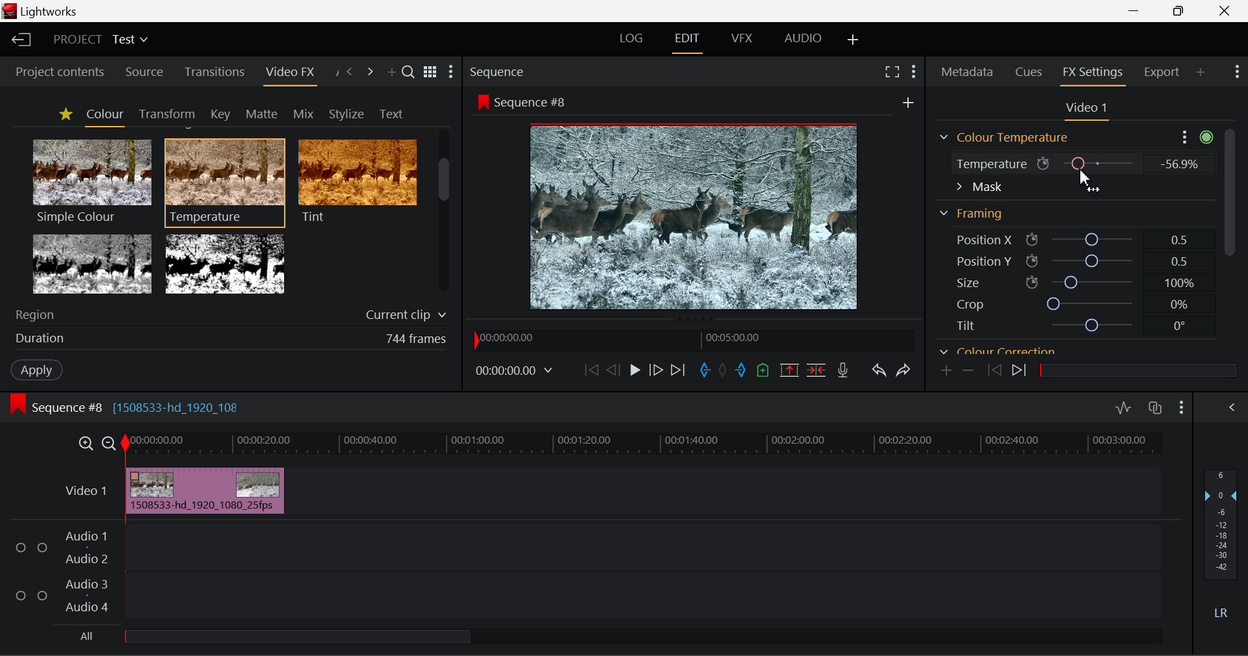  Describe the element at coordinates (877, 370) in the screenshot. I see `Undo` at that location.